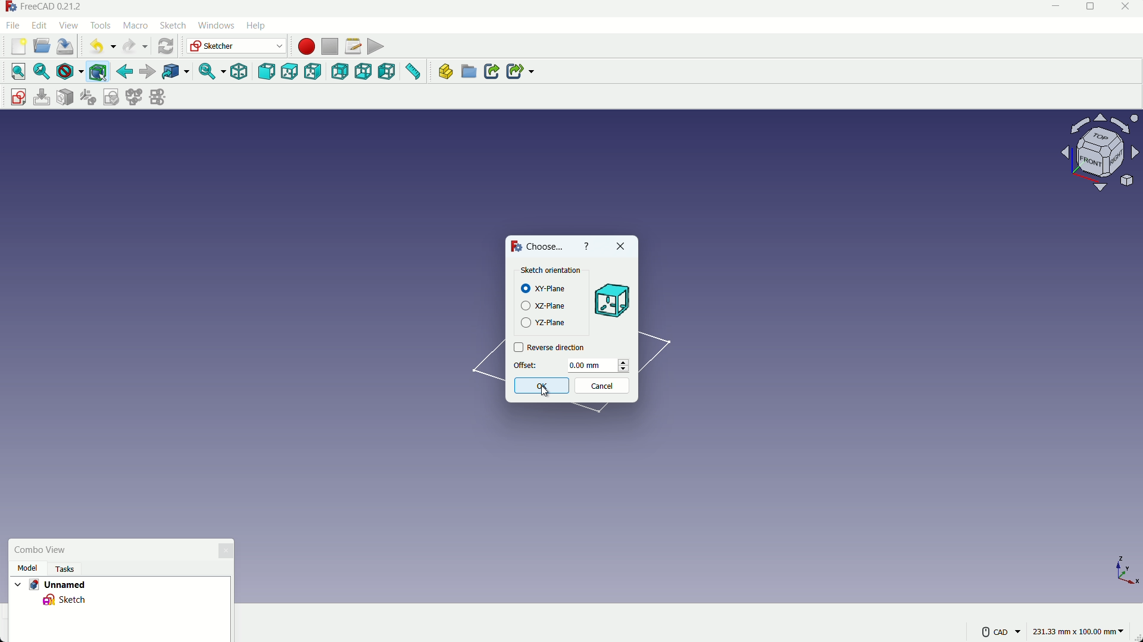  Describe the element at coordinates (468, 70) in the screenshot. I see `create group` at that location.